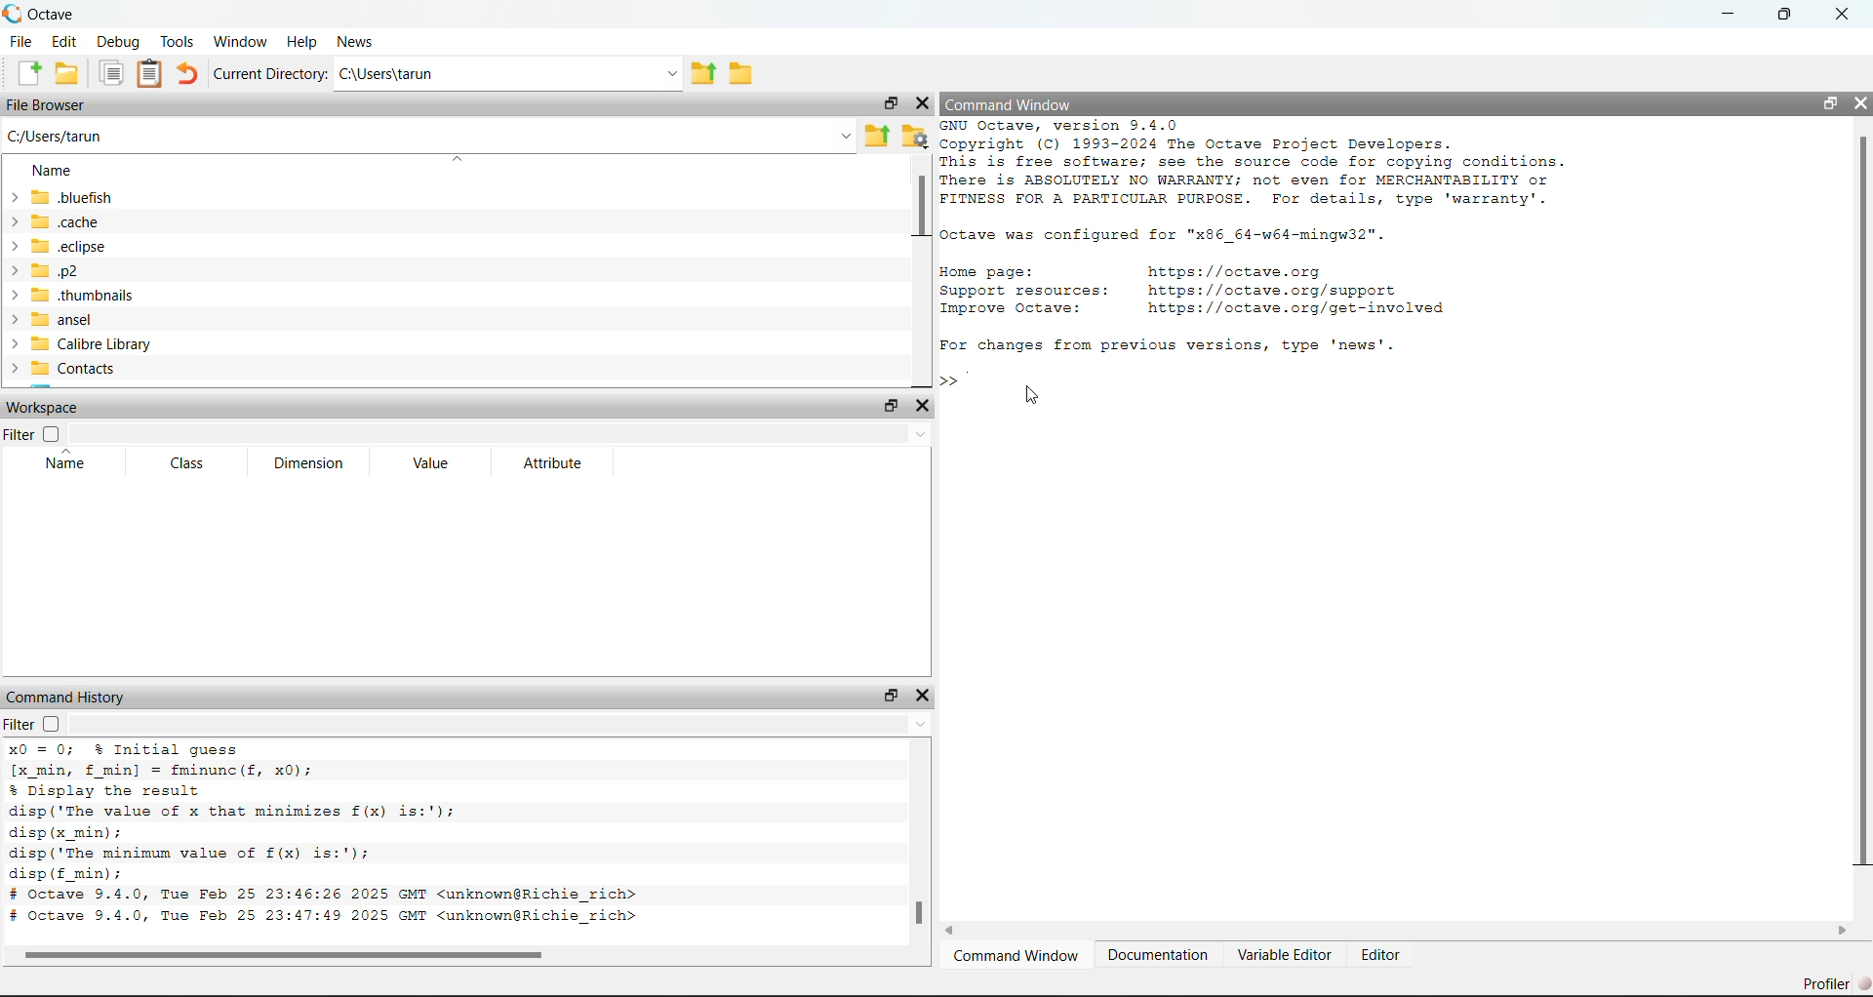 The image size is (1873, 997). Describe the element at coordinates (914, 133) in the screenshot. I see ` Browse your files` at that location.